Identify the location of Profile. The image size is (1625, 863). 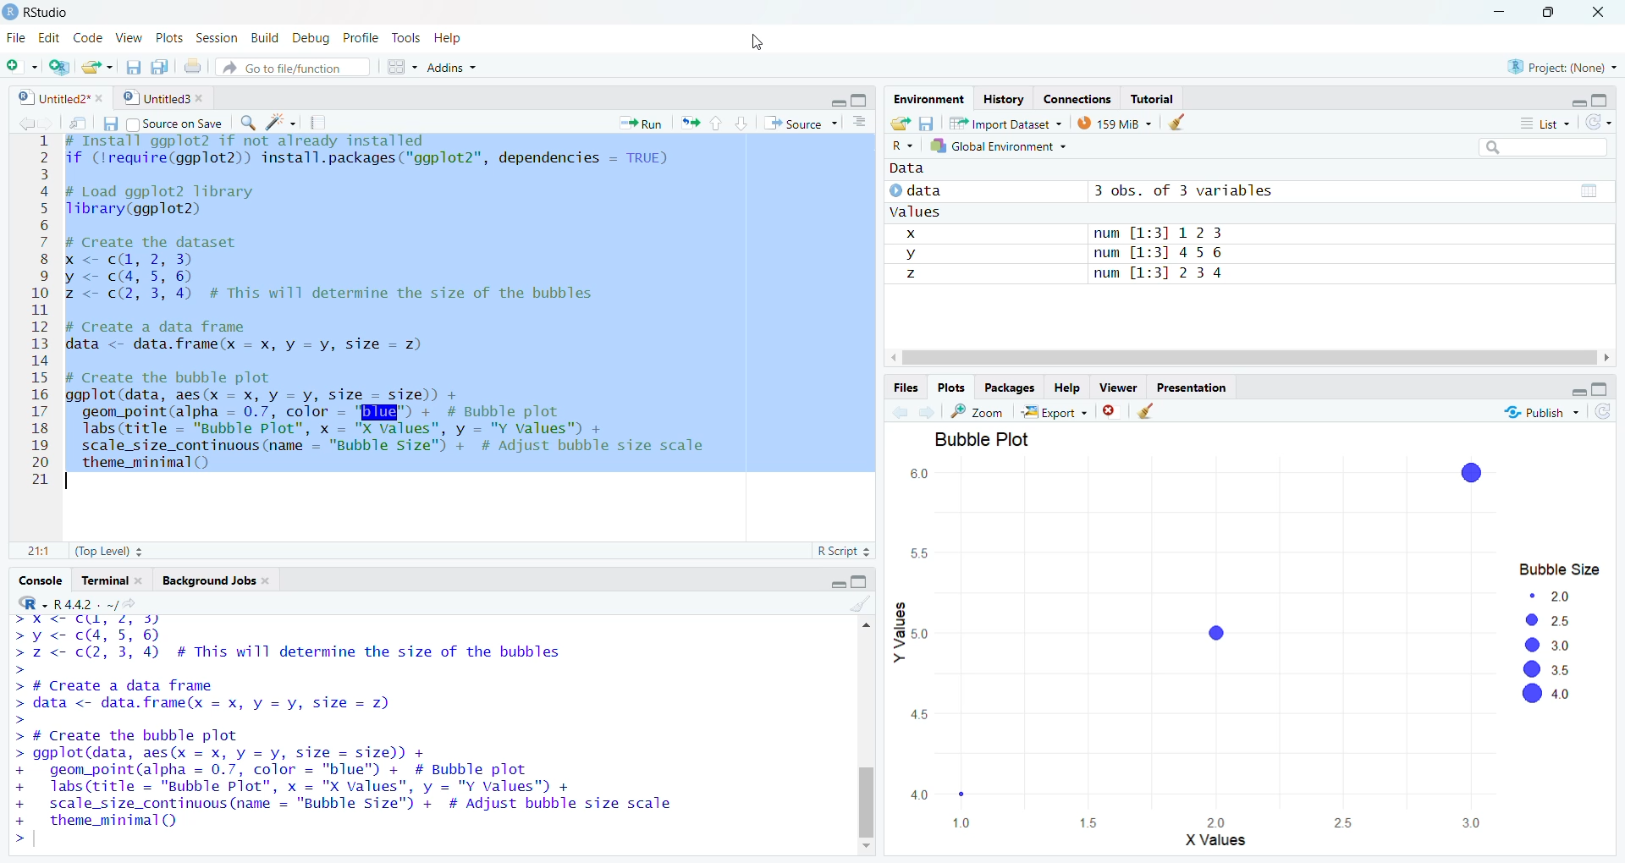
(361, 37).